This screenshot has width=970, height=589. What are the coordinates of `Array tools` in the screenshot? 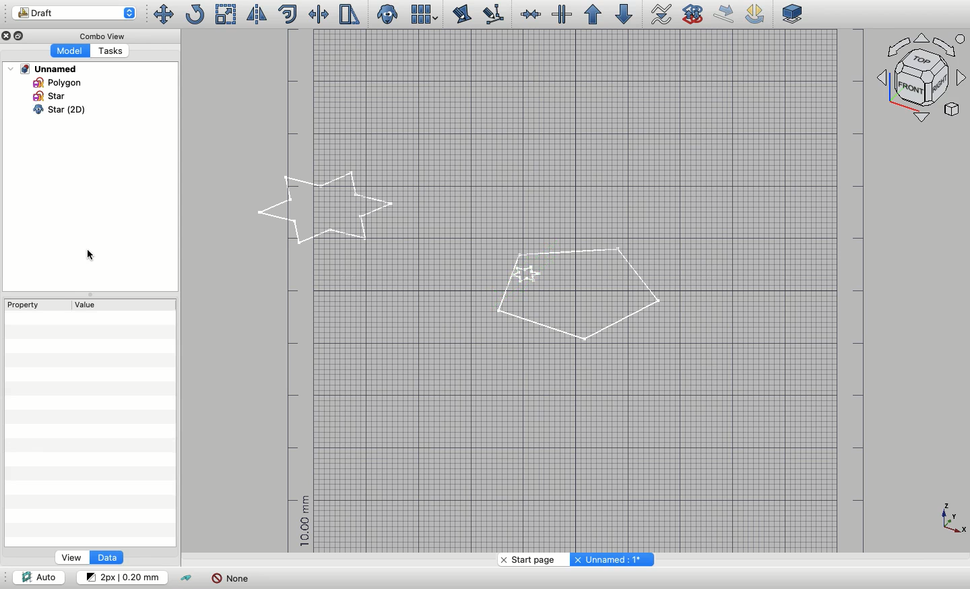 It's located at (422, 14).